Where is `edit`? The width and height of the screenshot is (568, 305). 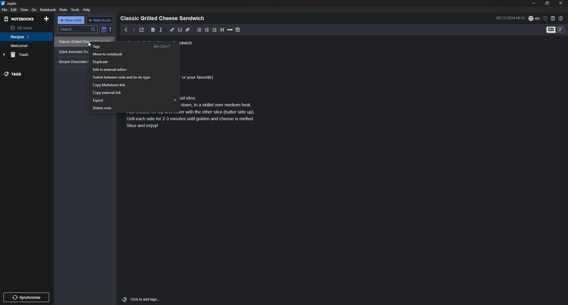 edit is located at coordinates (13, 10).